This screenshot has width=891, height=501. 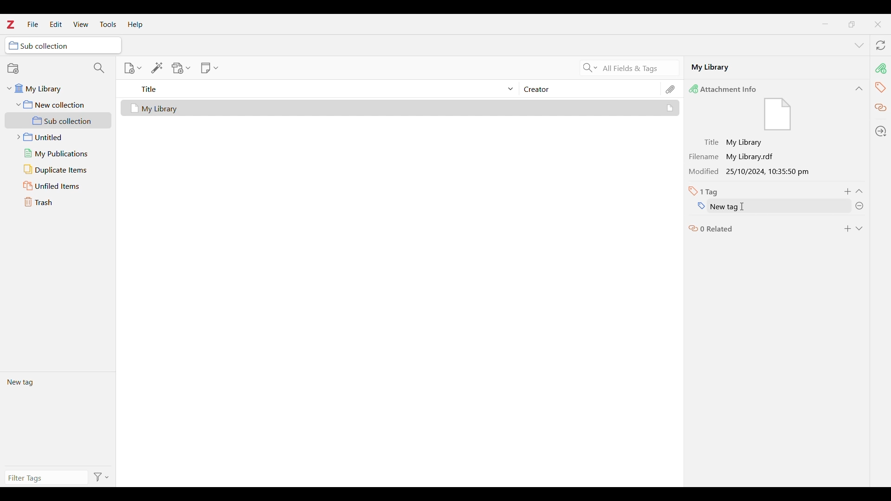 I want to click on Type in filter tags, so click(x=45, y=479).